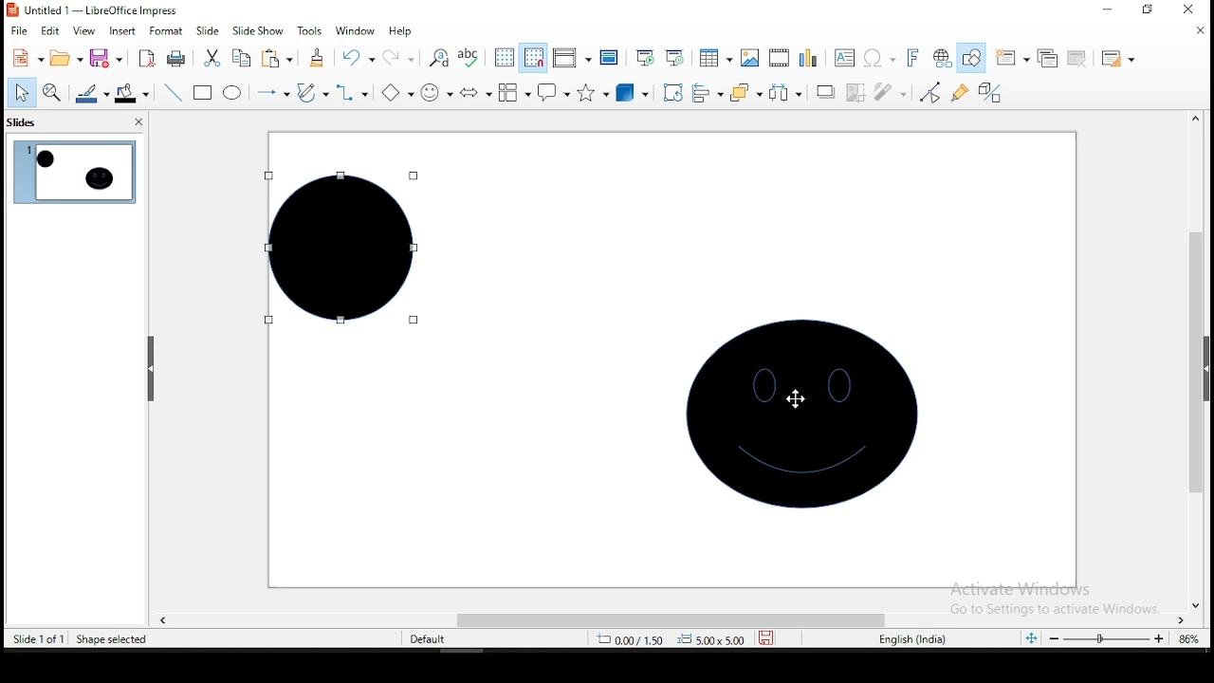 The width and height of the screenshot is (1214, 683). What do you see at coordinates (846, 57) in the screenshot?
I see `text box` at bounding box center [846, 57].